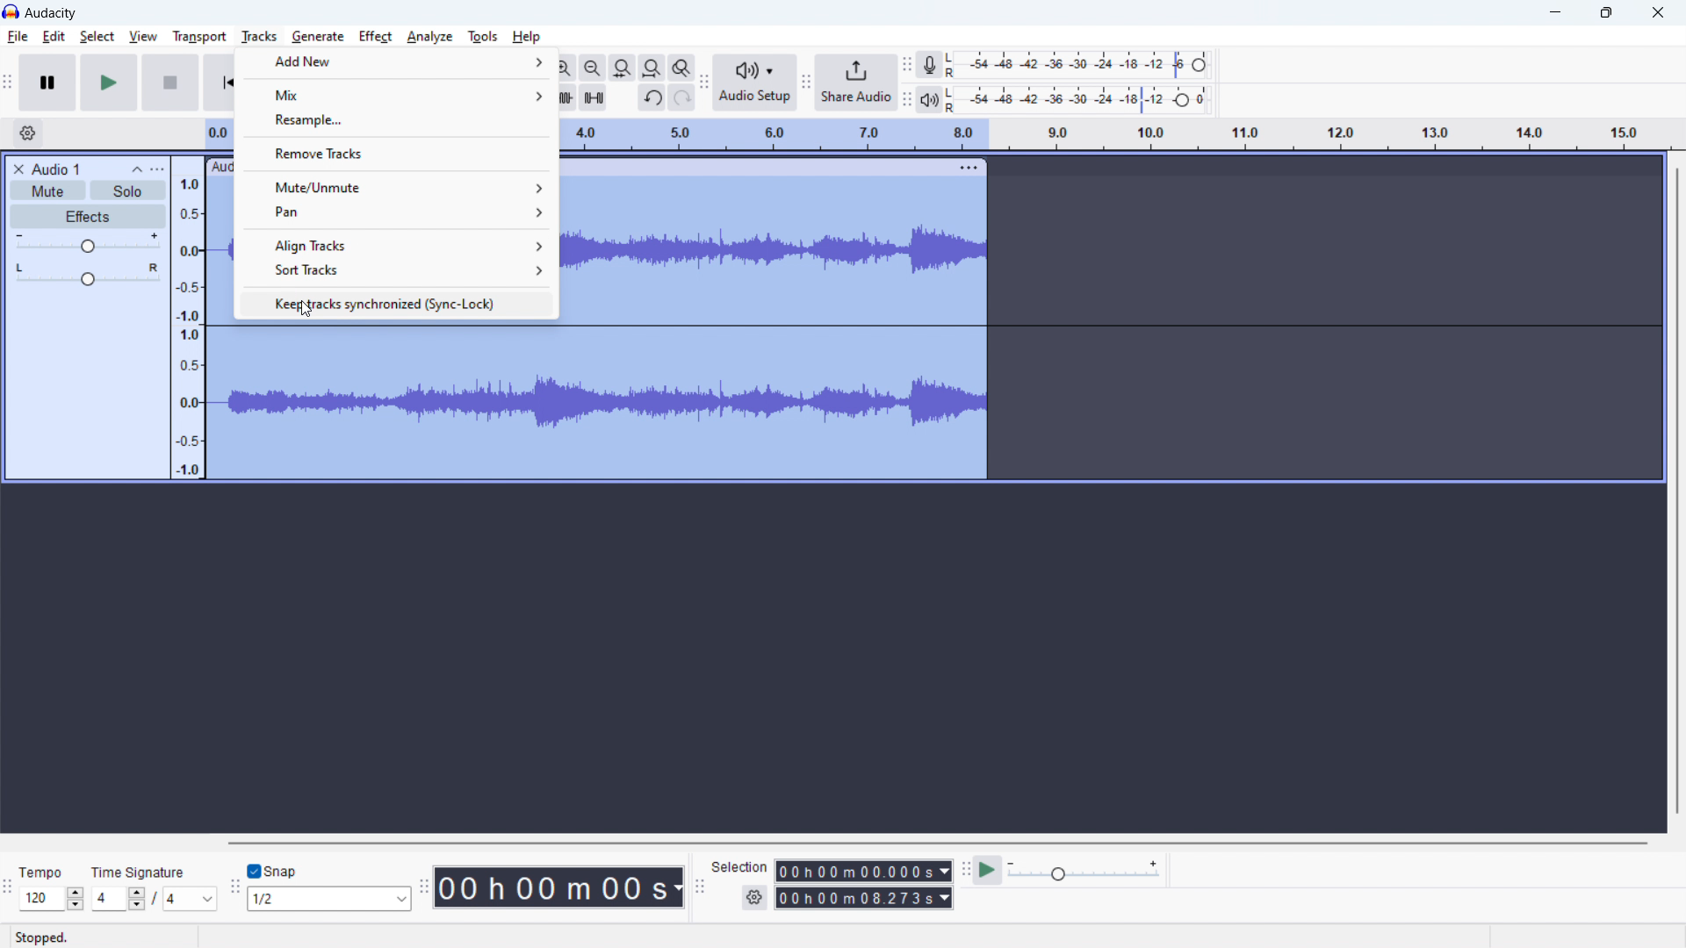 Image resolution: width=1686 pixels, height=948 pixels. What do you see at coordinates (396, 119) in the screenshot?
I see `resample` at bounding box center [396, 119].